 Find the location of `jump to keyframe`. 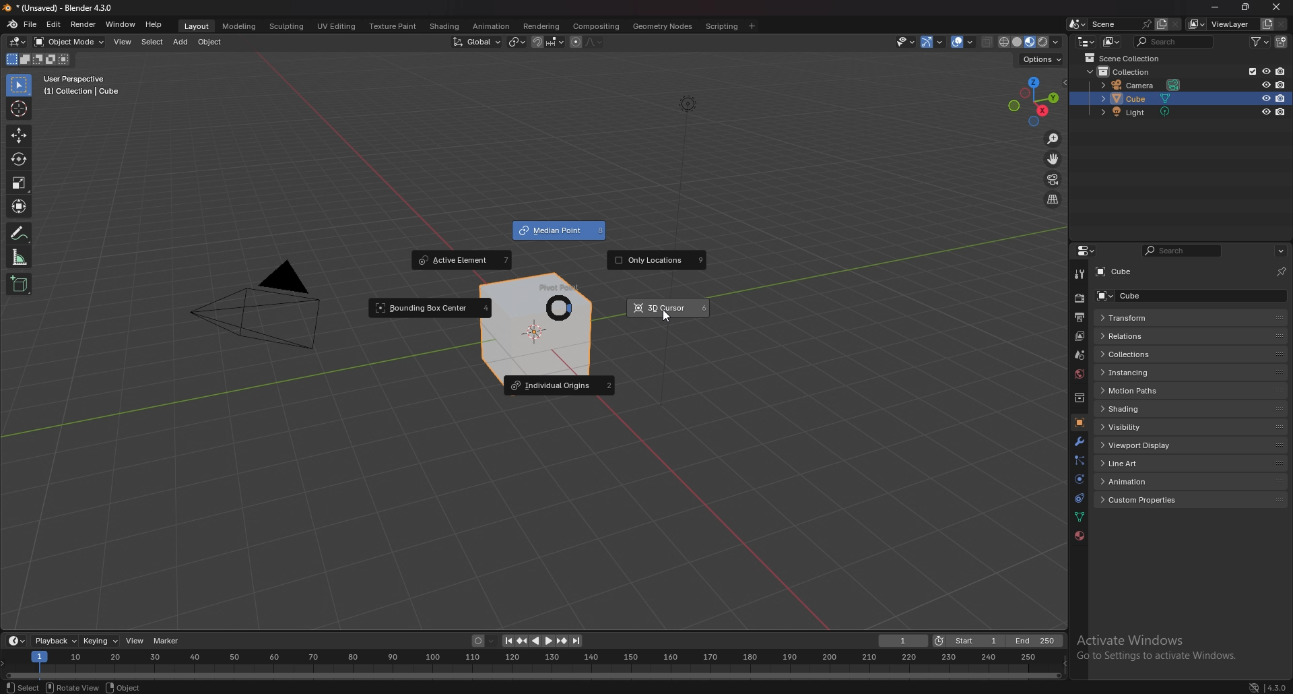

jump to keyframe is located at coordinates (561, 640).